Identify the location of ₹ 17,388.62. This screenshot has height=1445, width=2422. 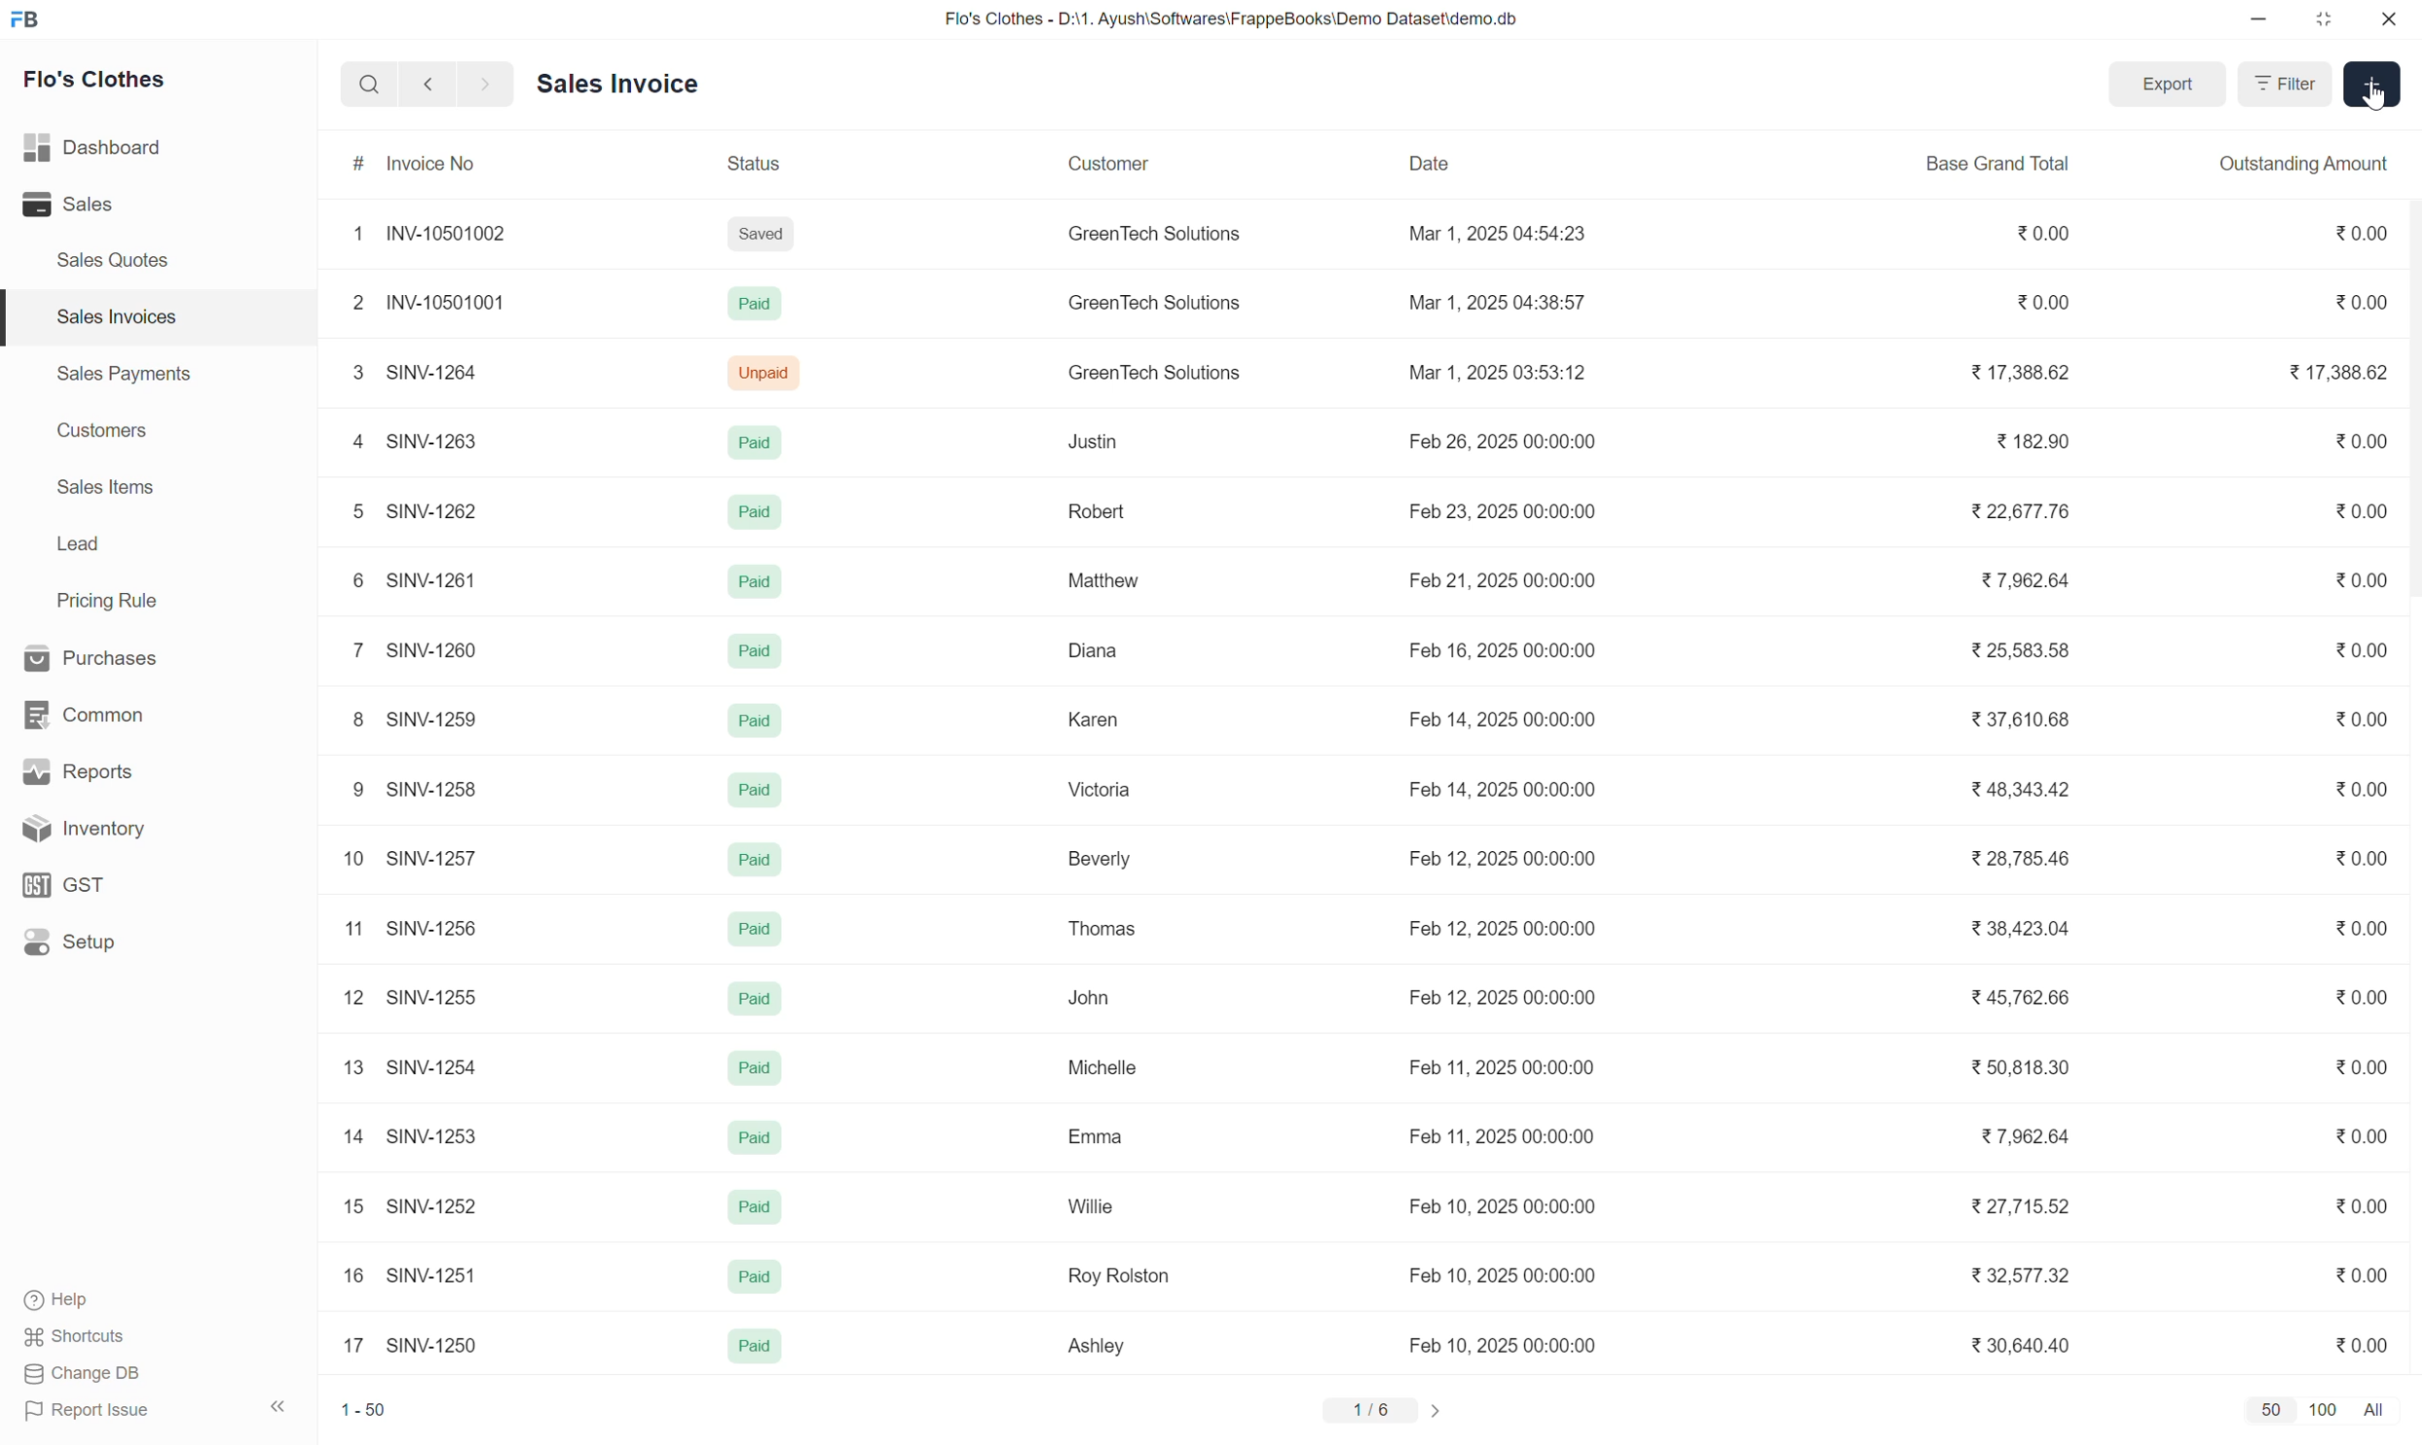
(2030, 373).